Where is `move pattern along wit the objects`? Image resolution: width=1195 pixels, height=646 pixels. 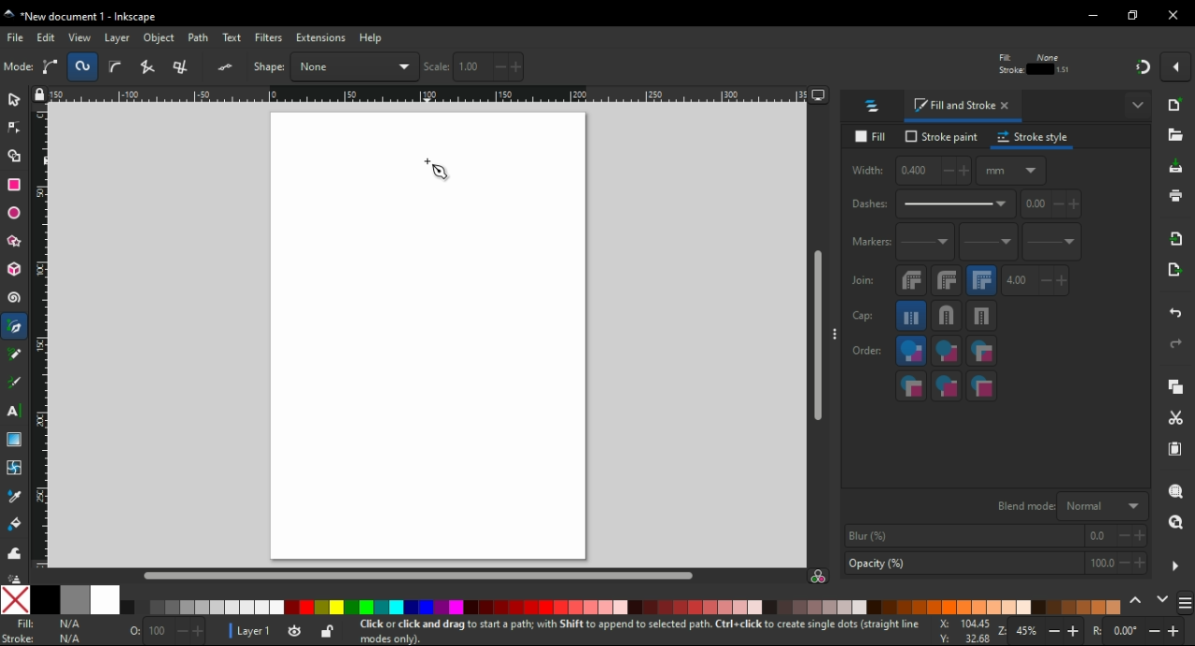
move pattern along wit the objects is located at coordinates (1097, 66).